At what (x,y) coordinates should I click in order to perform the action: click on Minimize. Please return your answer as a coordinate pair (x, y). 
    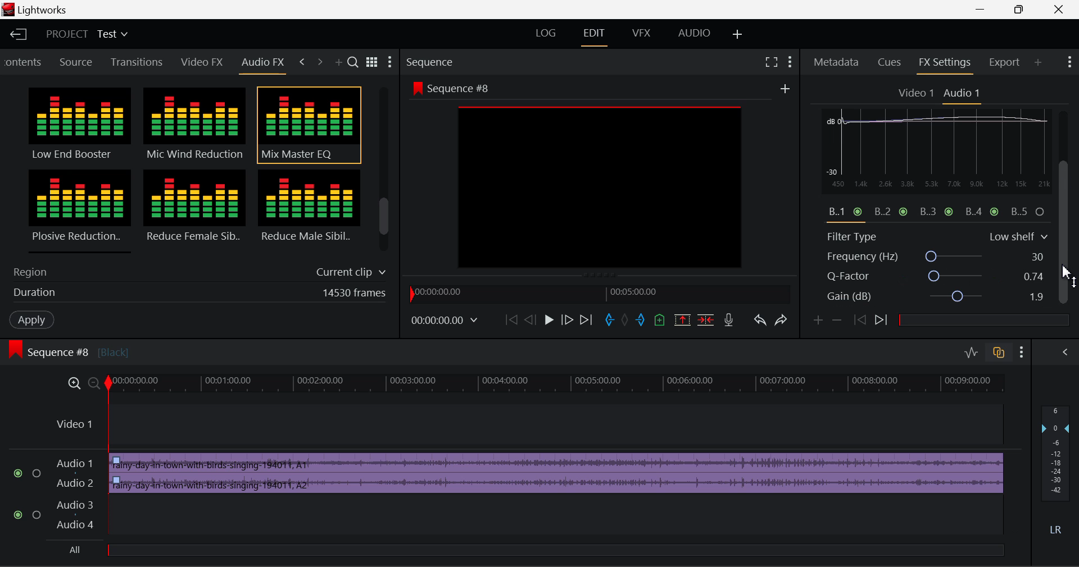
    Looking at the image, I should click on (1024, 9).